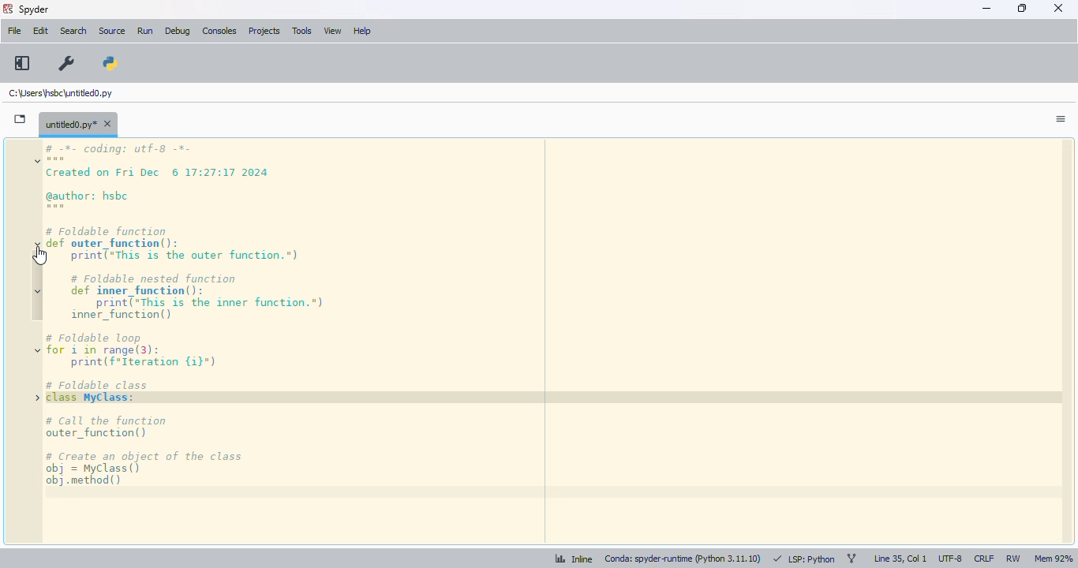 This screenshot has width=1078, height=568. I want to click on options, so click(1061, 119).